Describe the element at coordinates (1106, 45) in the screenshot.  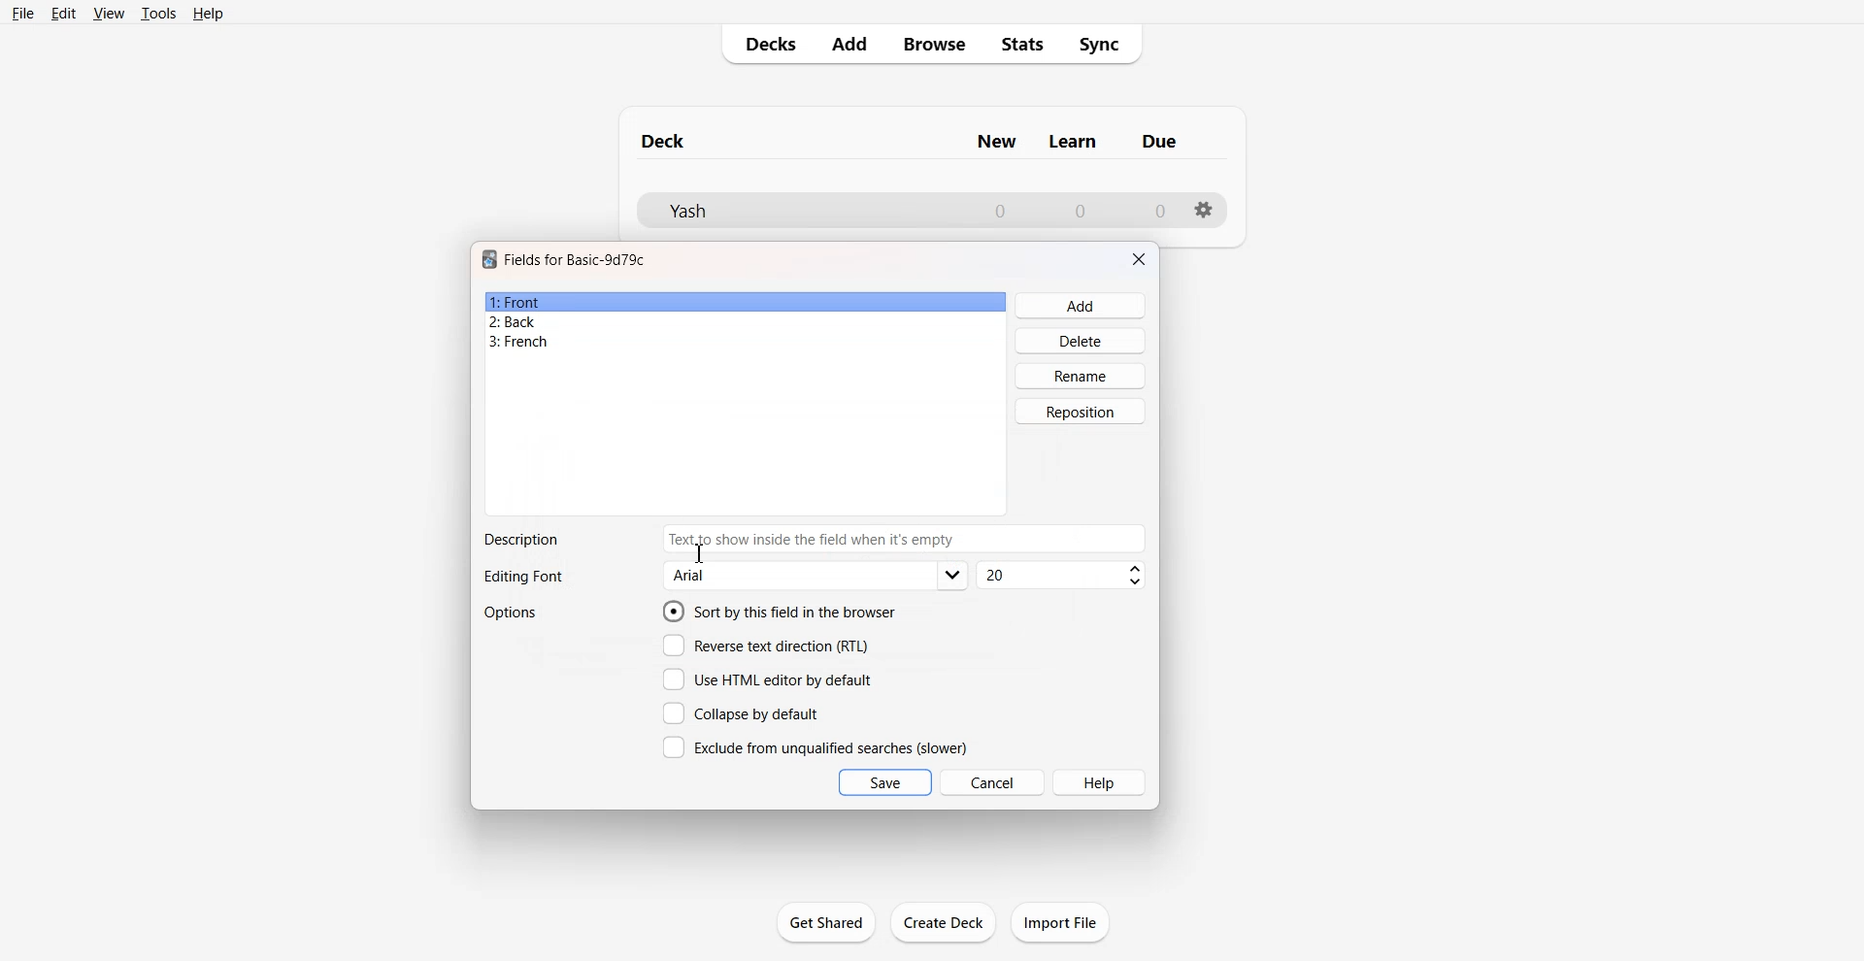
I see `Sync` at that location.